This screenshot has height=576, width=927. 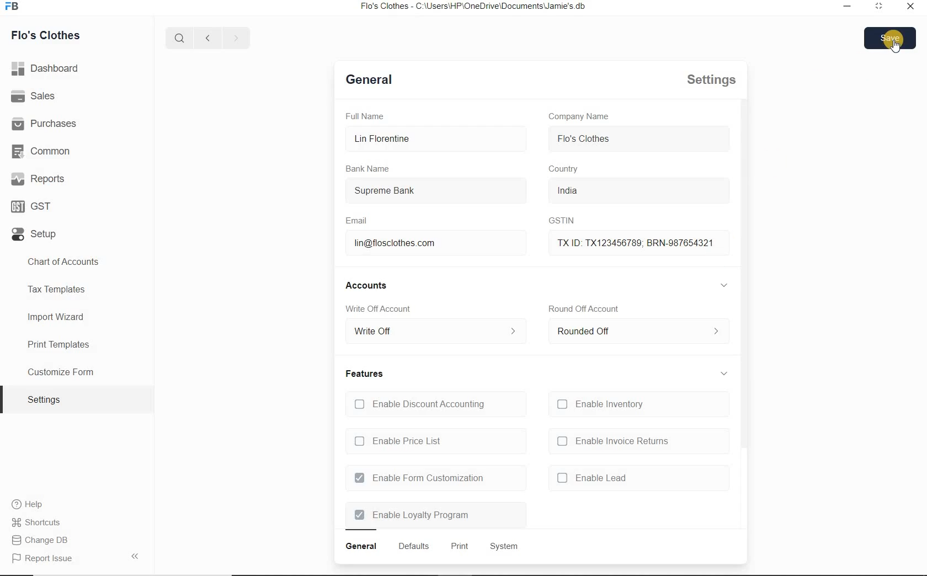 I want to click on GSTIN, so click(x=558, y=221).